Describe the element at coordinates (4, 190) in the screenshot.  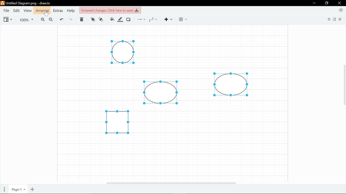
I see `Pages` at that location.